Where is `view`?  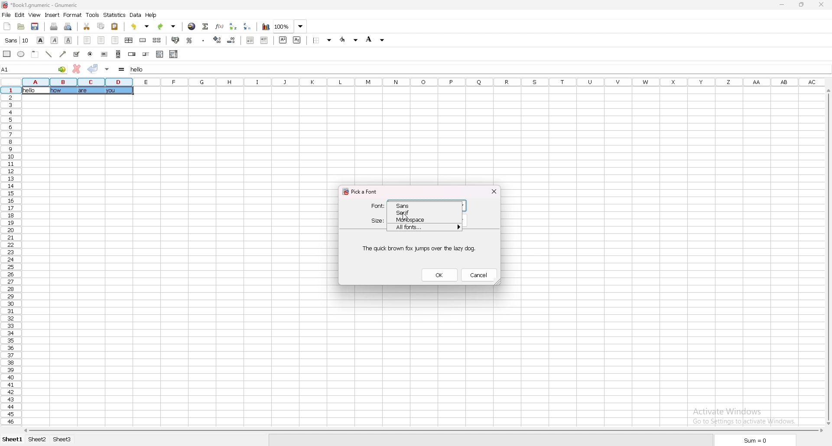 view is located at coordinates (35, 15).